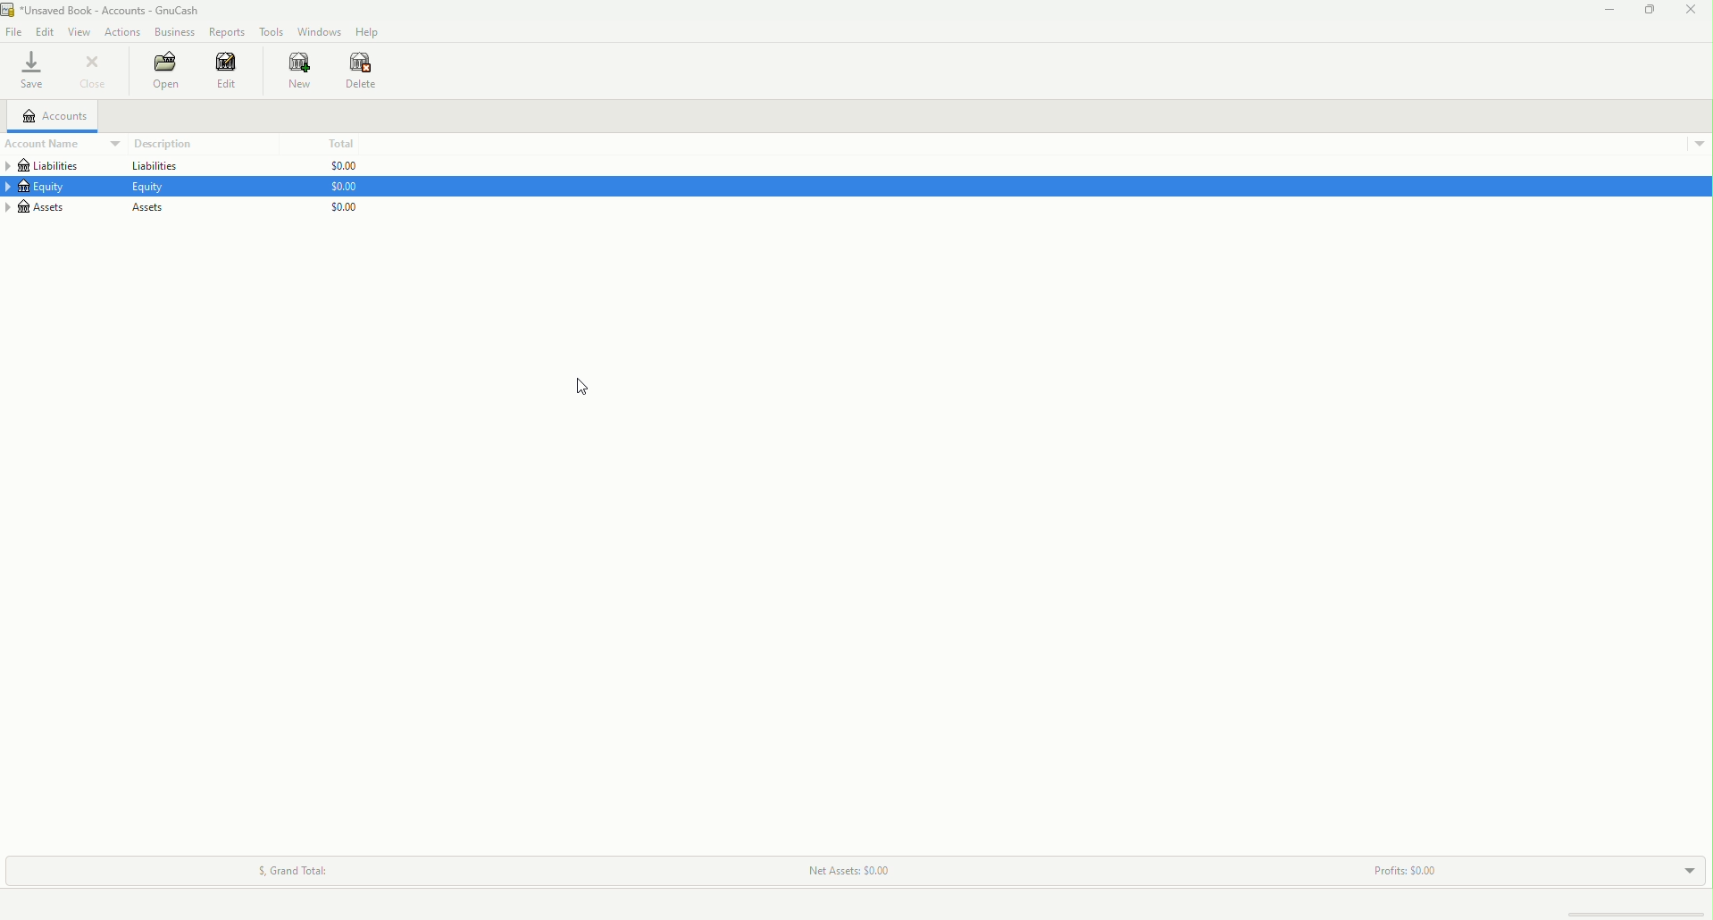  I want to click on Liabilities, so click(152, 167).